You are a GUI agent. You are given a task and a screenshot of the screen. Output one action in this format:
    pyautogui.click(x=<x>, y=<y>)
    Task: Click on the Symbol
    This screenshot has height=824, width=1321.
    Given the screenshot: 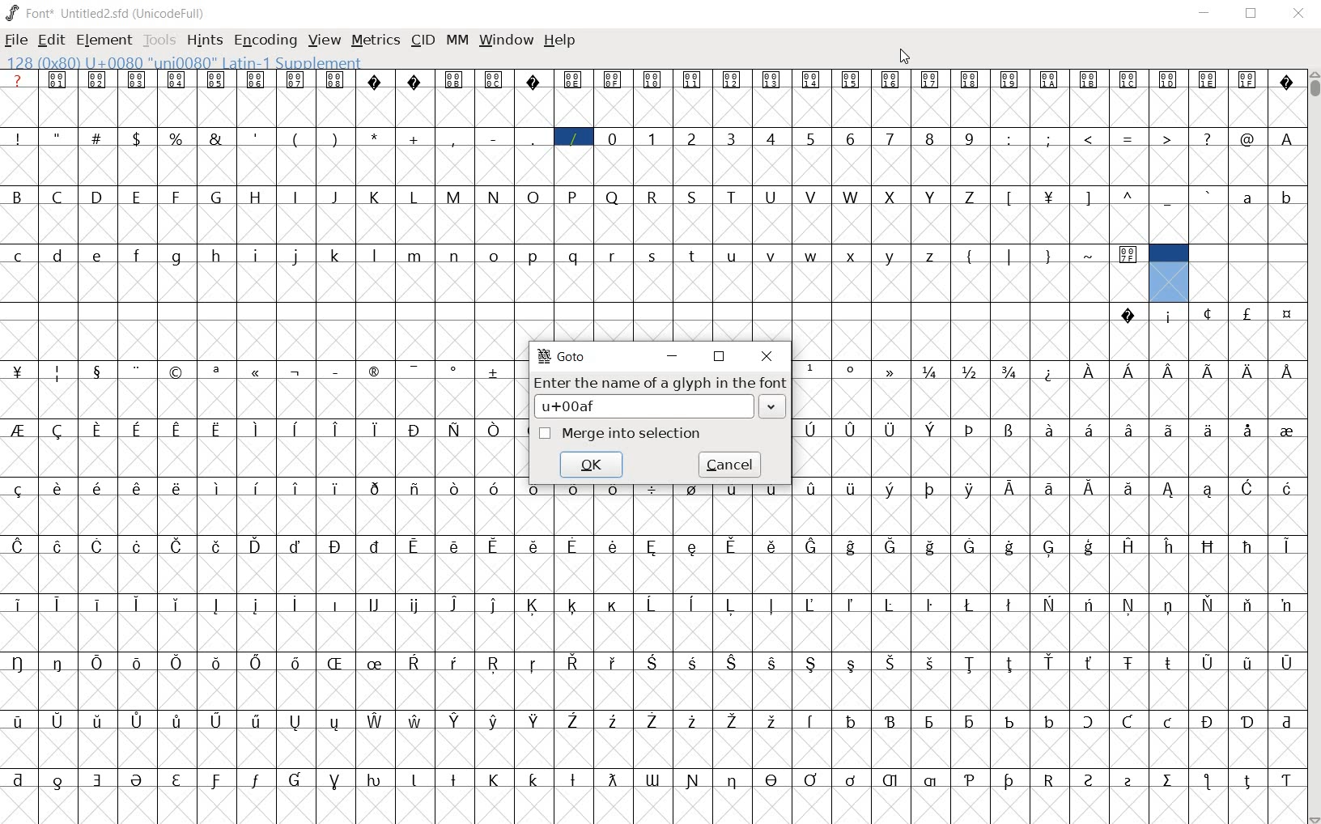 What is the action you would take?
    pyautogui.click(x=375, y=428)
    